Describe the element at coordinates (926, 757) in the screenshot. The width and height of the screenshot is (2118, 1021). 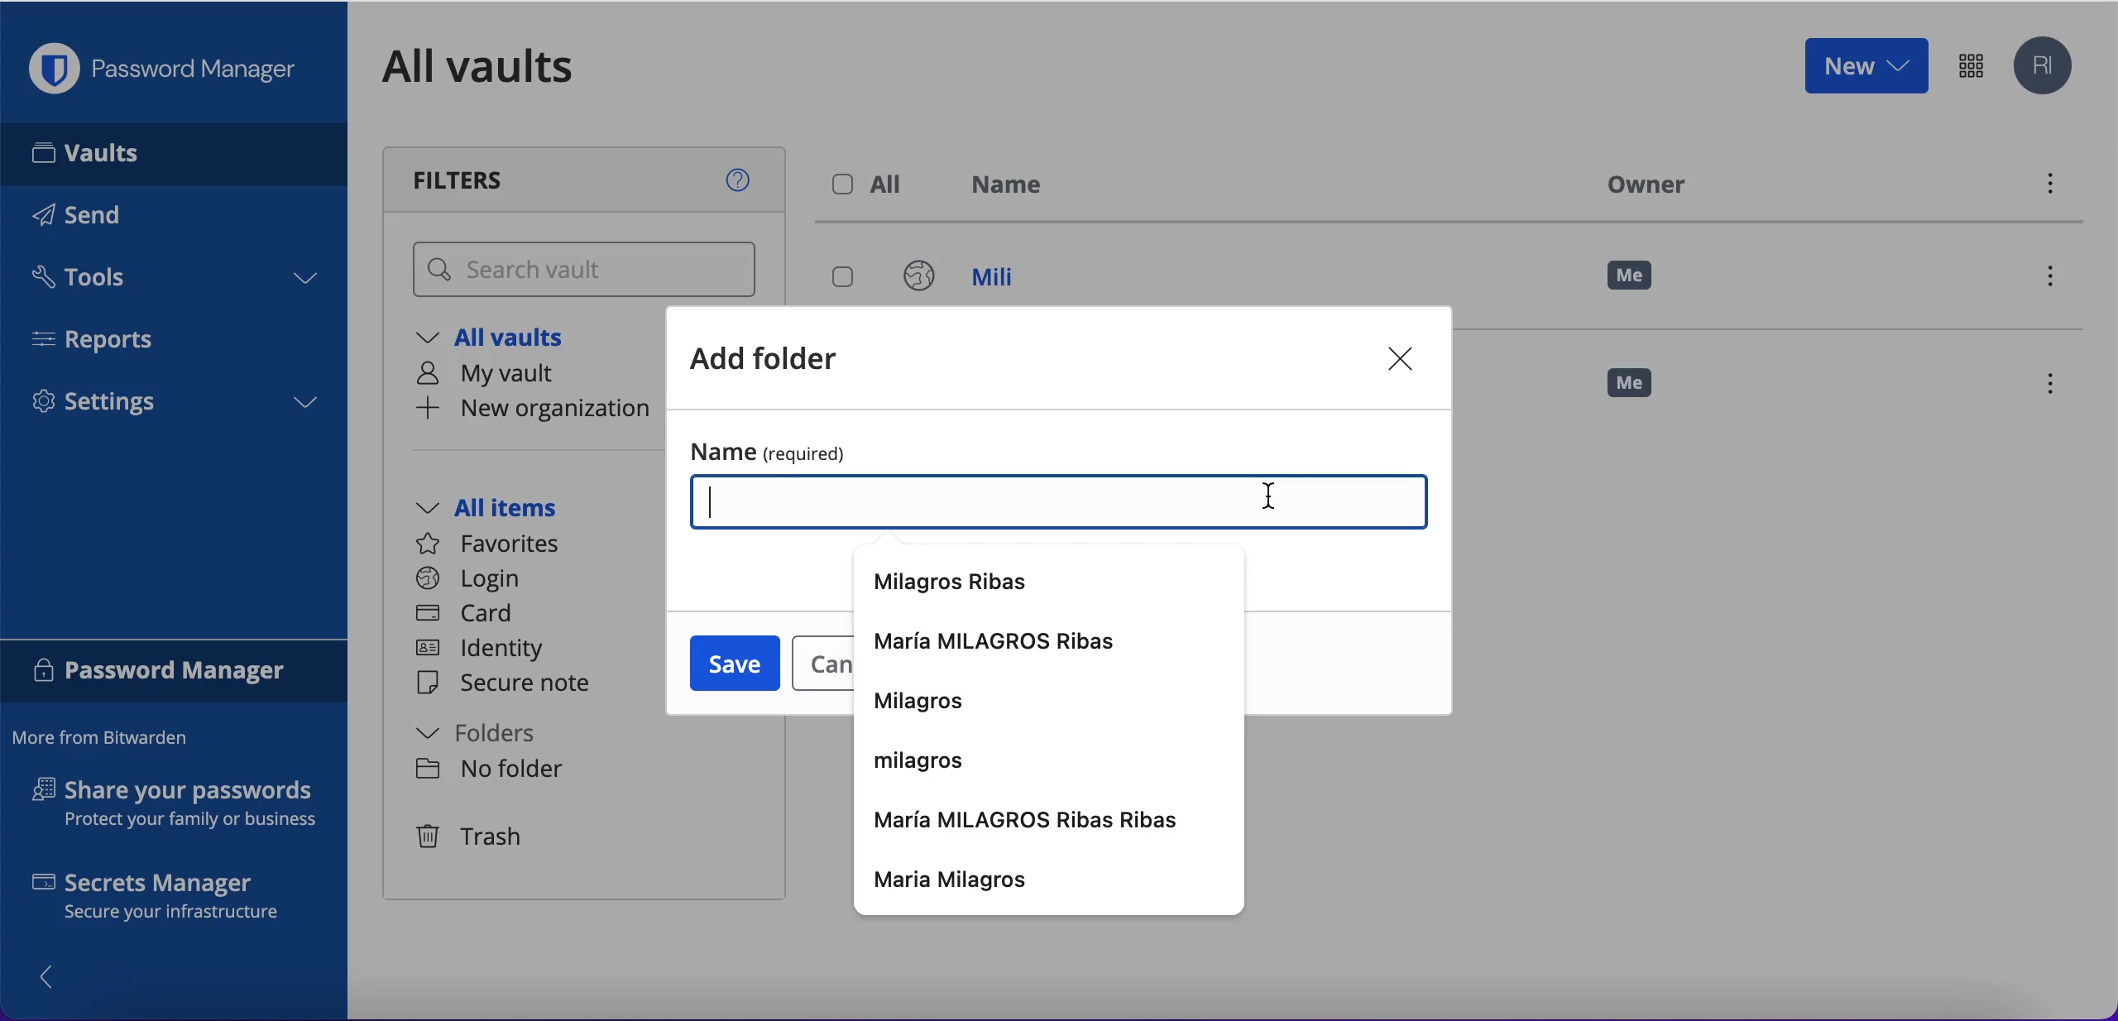
I see `milagros` at that location.